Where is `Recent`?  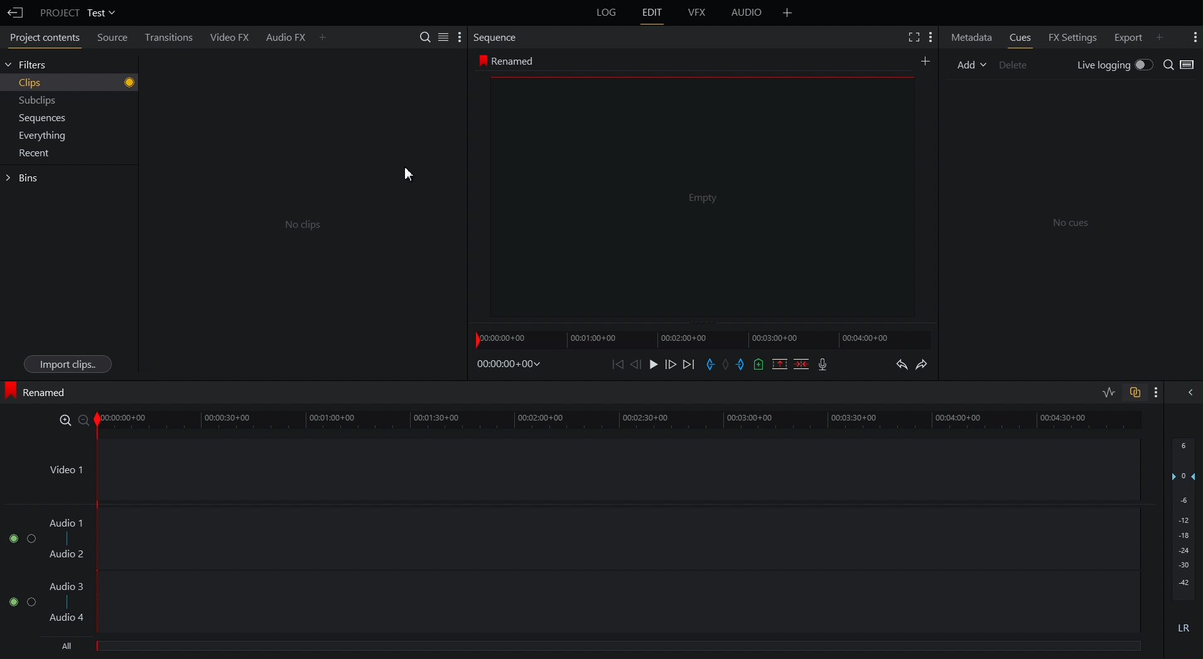
Recent is located at coordinates (31, 156).